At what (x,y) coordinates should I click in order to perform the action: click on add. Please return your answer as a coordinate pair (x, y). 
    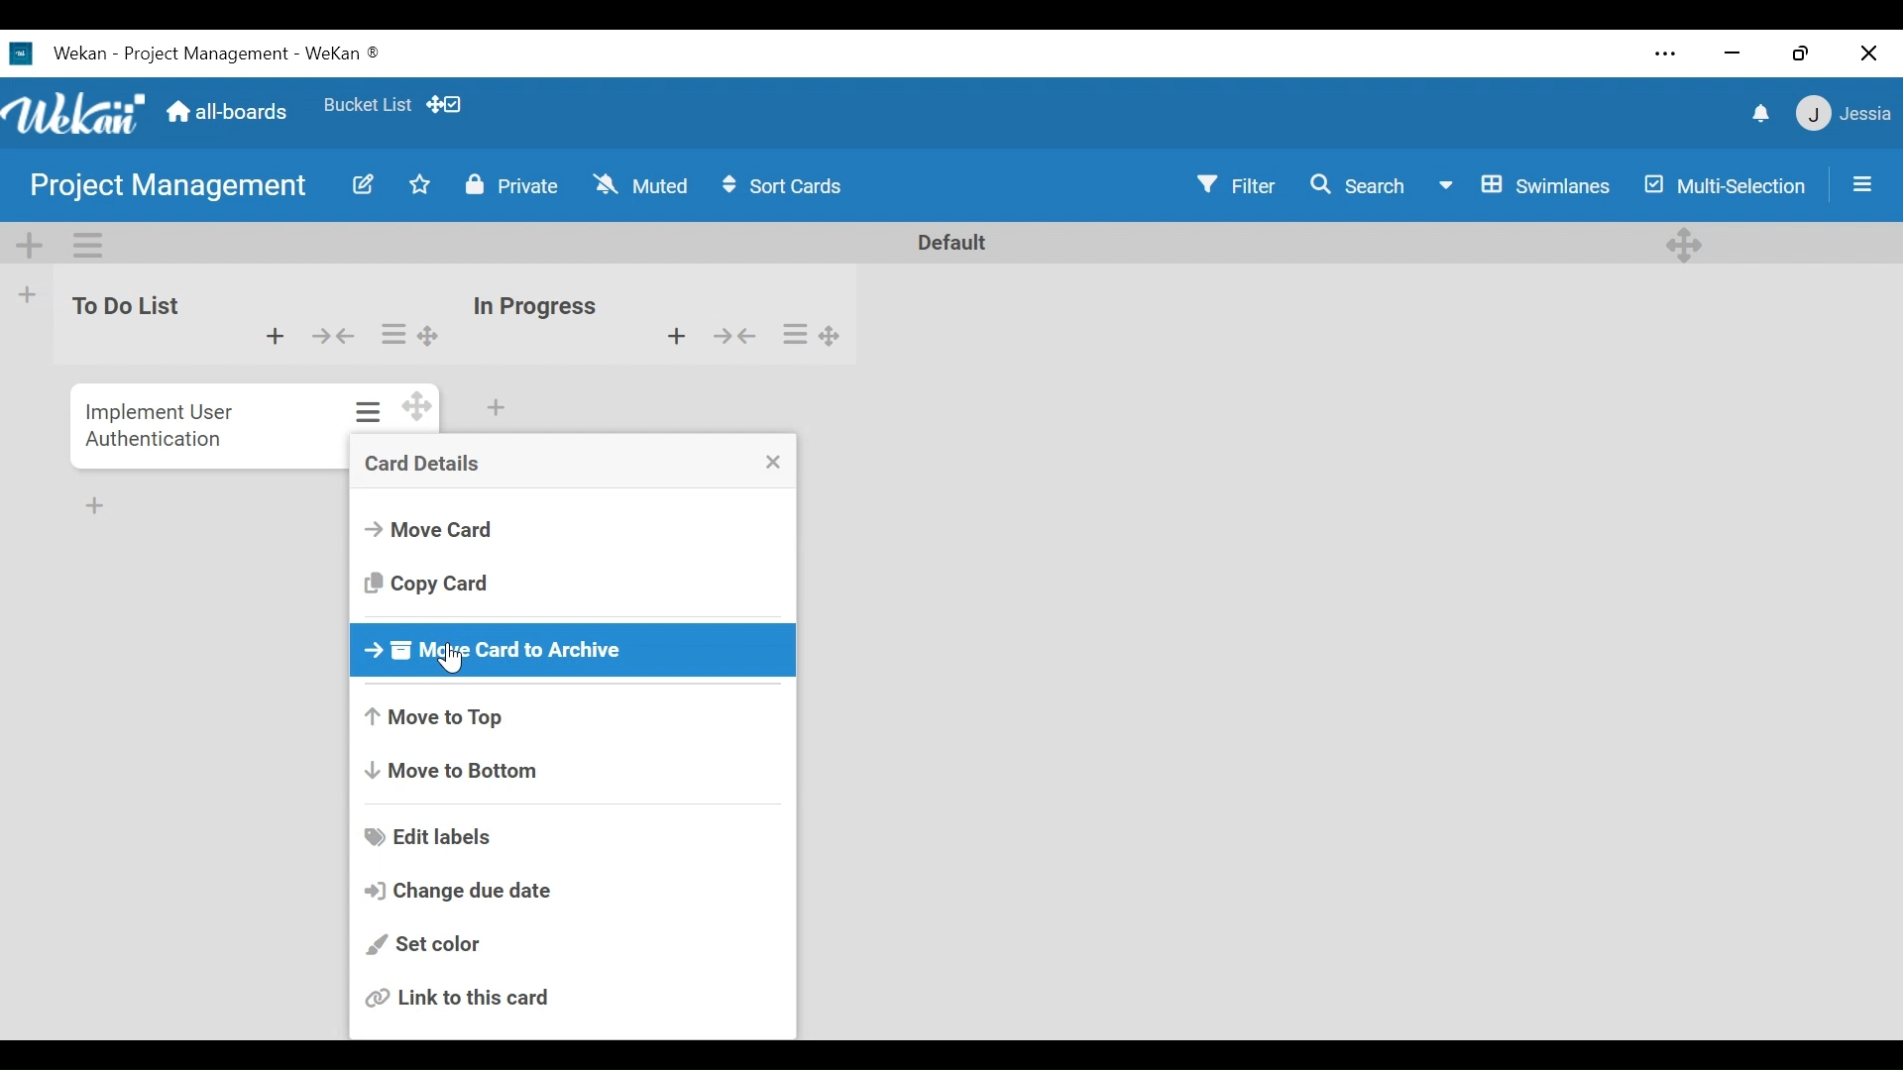
    Looking at the image, I should click on (663, 336).